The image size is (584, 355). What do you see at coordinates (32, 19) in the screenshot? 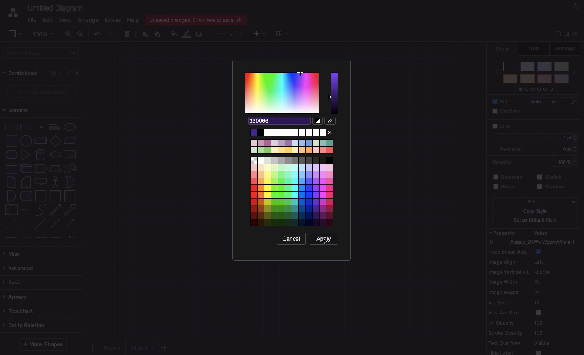
I see `File` at bounding box center [32, 19].